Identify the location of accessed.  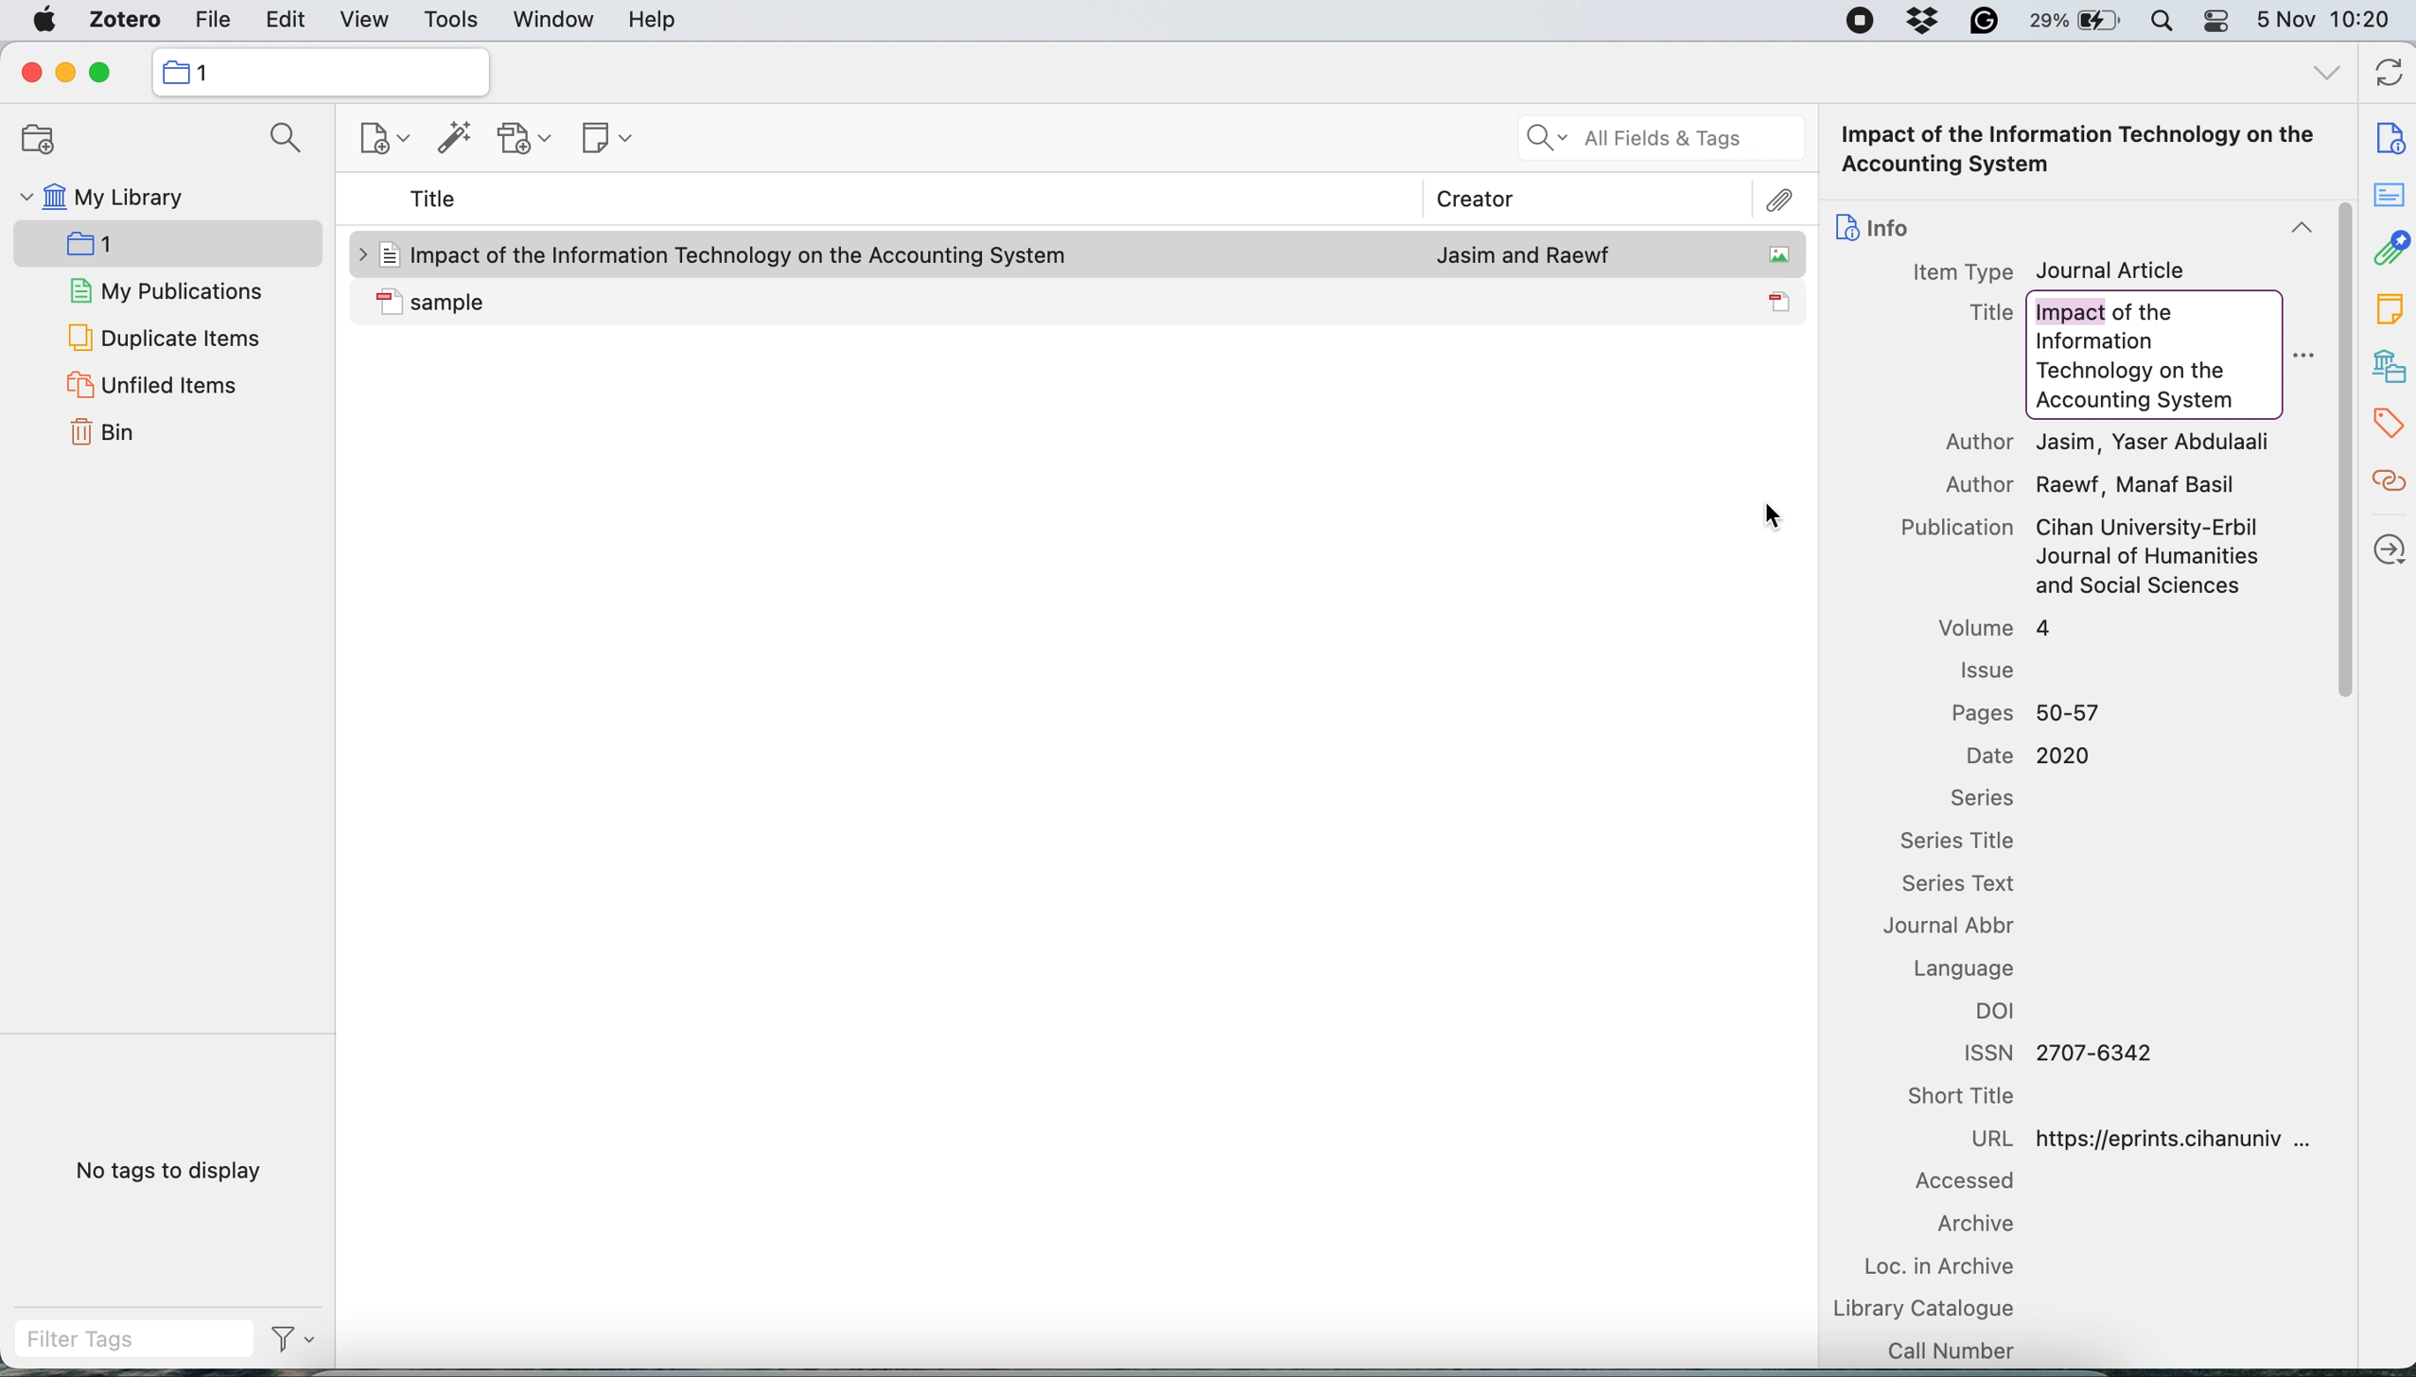
(1977, 1180).